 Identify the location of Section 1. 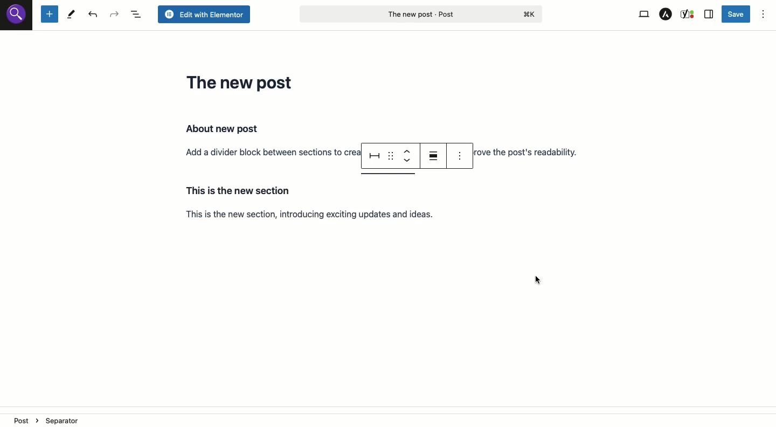
(532, 152).